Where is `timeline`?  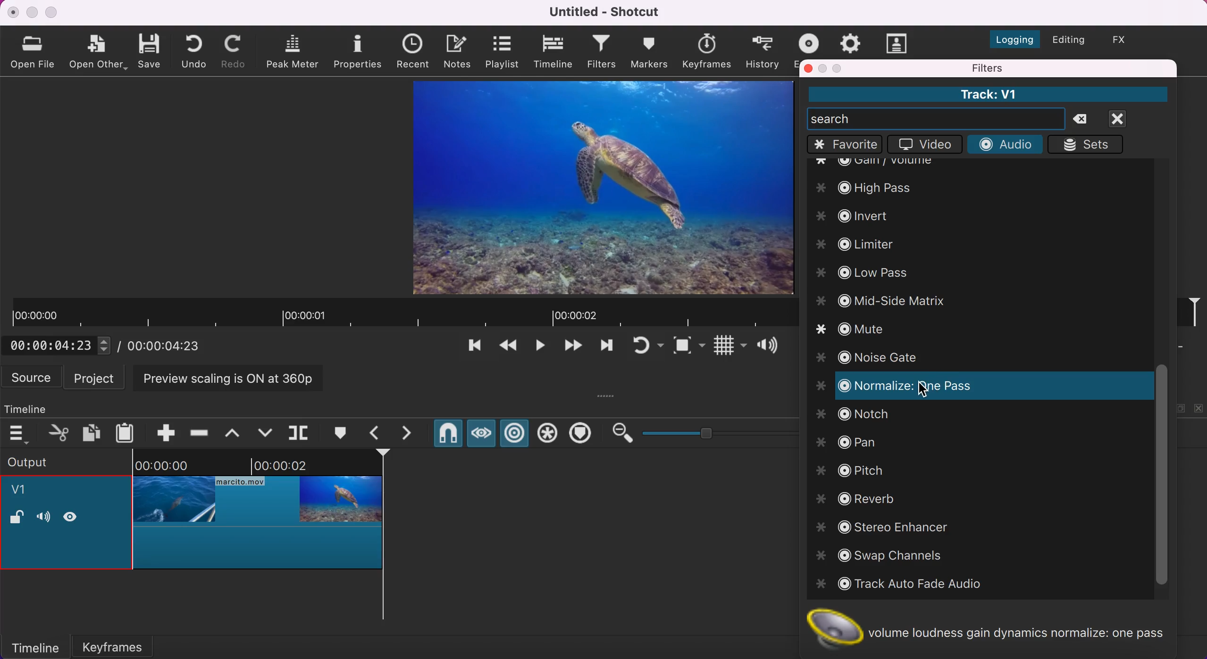 timeline is located at coordinates (35, 646).